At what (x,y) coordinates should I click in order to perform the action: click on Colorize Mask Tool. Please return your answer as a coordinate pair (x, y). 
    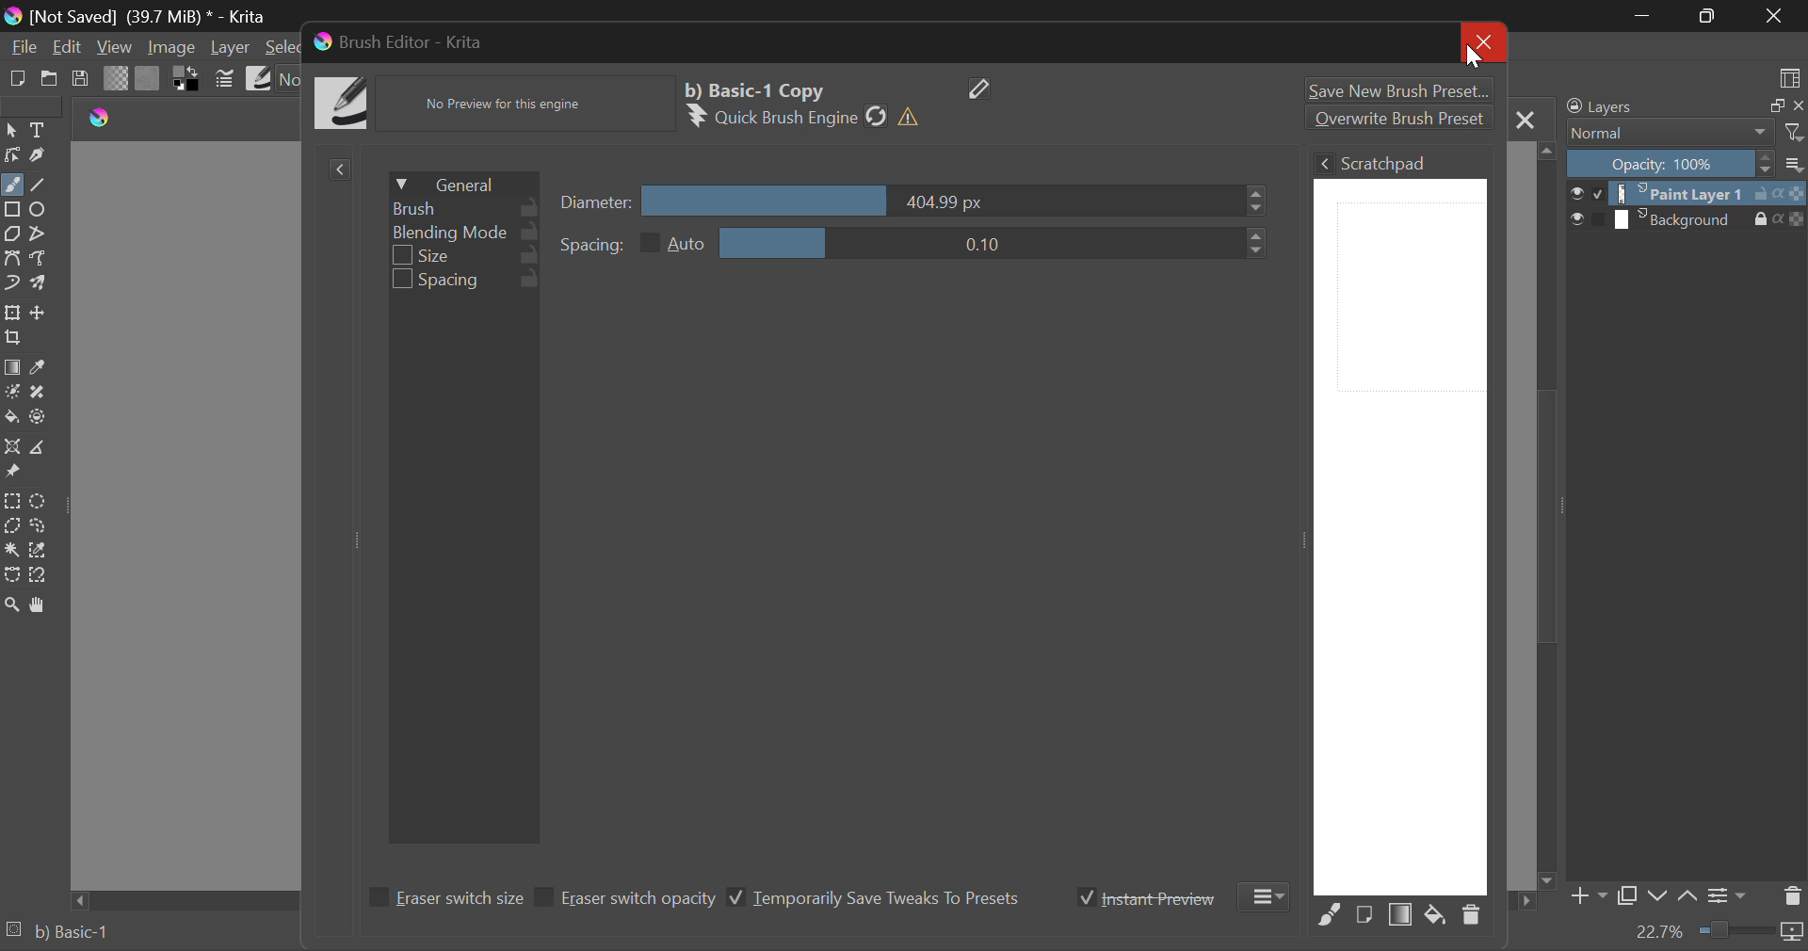
    Looking at the image, I should click on (11, 392).